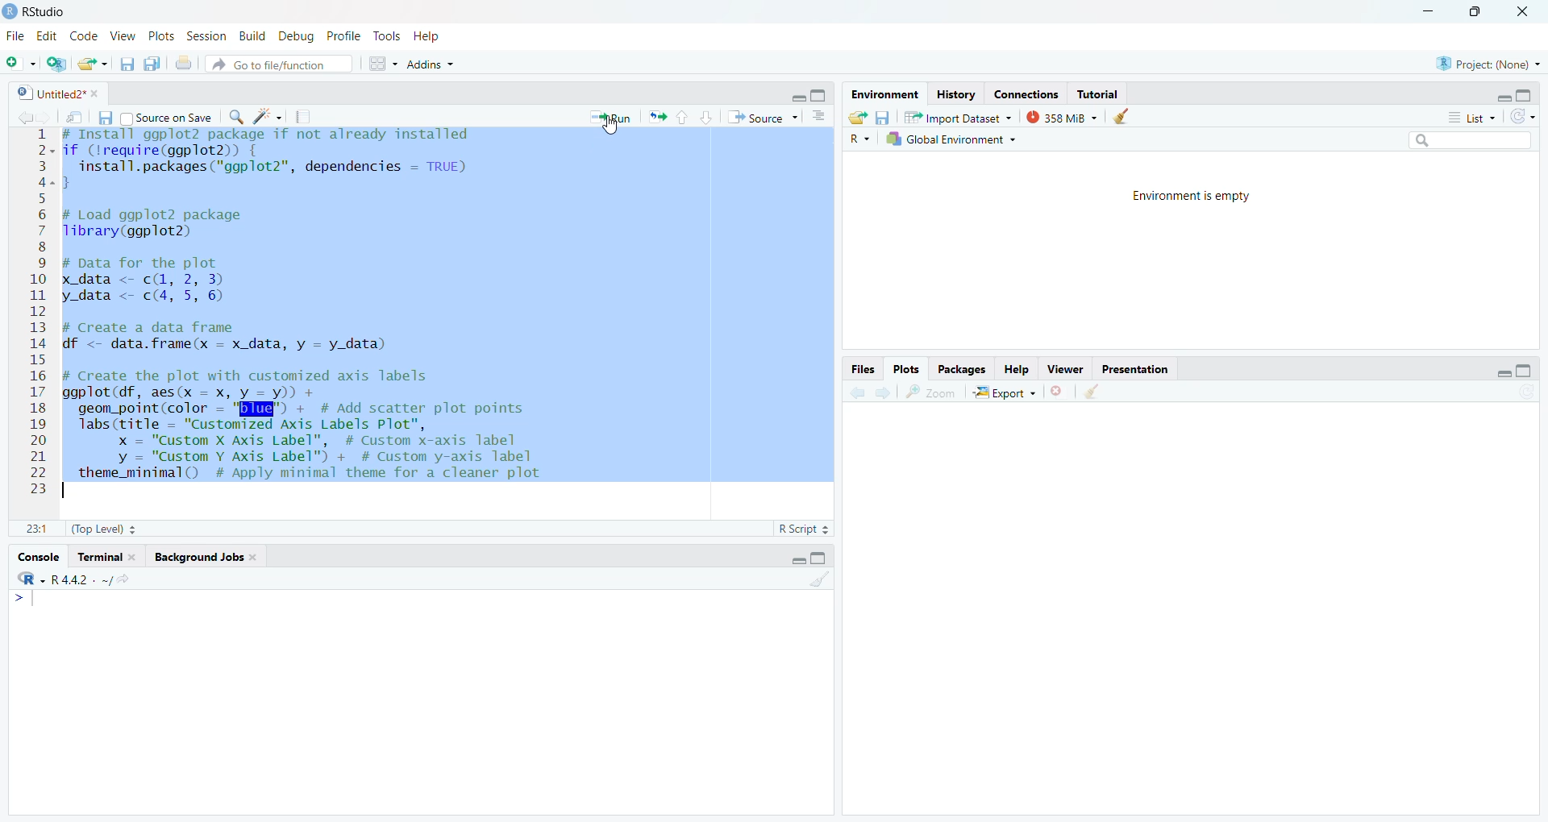 Image resolution: width=1548 pixels, height=822 pixels. Describe the element at coordinates (878, 94) in the screenshot. I see `Environment` at that location.